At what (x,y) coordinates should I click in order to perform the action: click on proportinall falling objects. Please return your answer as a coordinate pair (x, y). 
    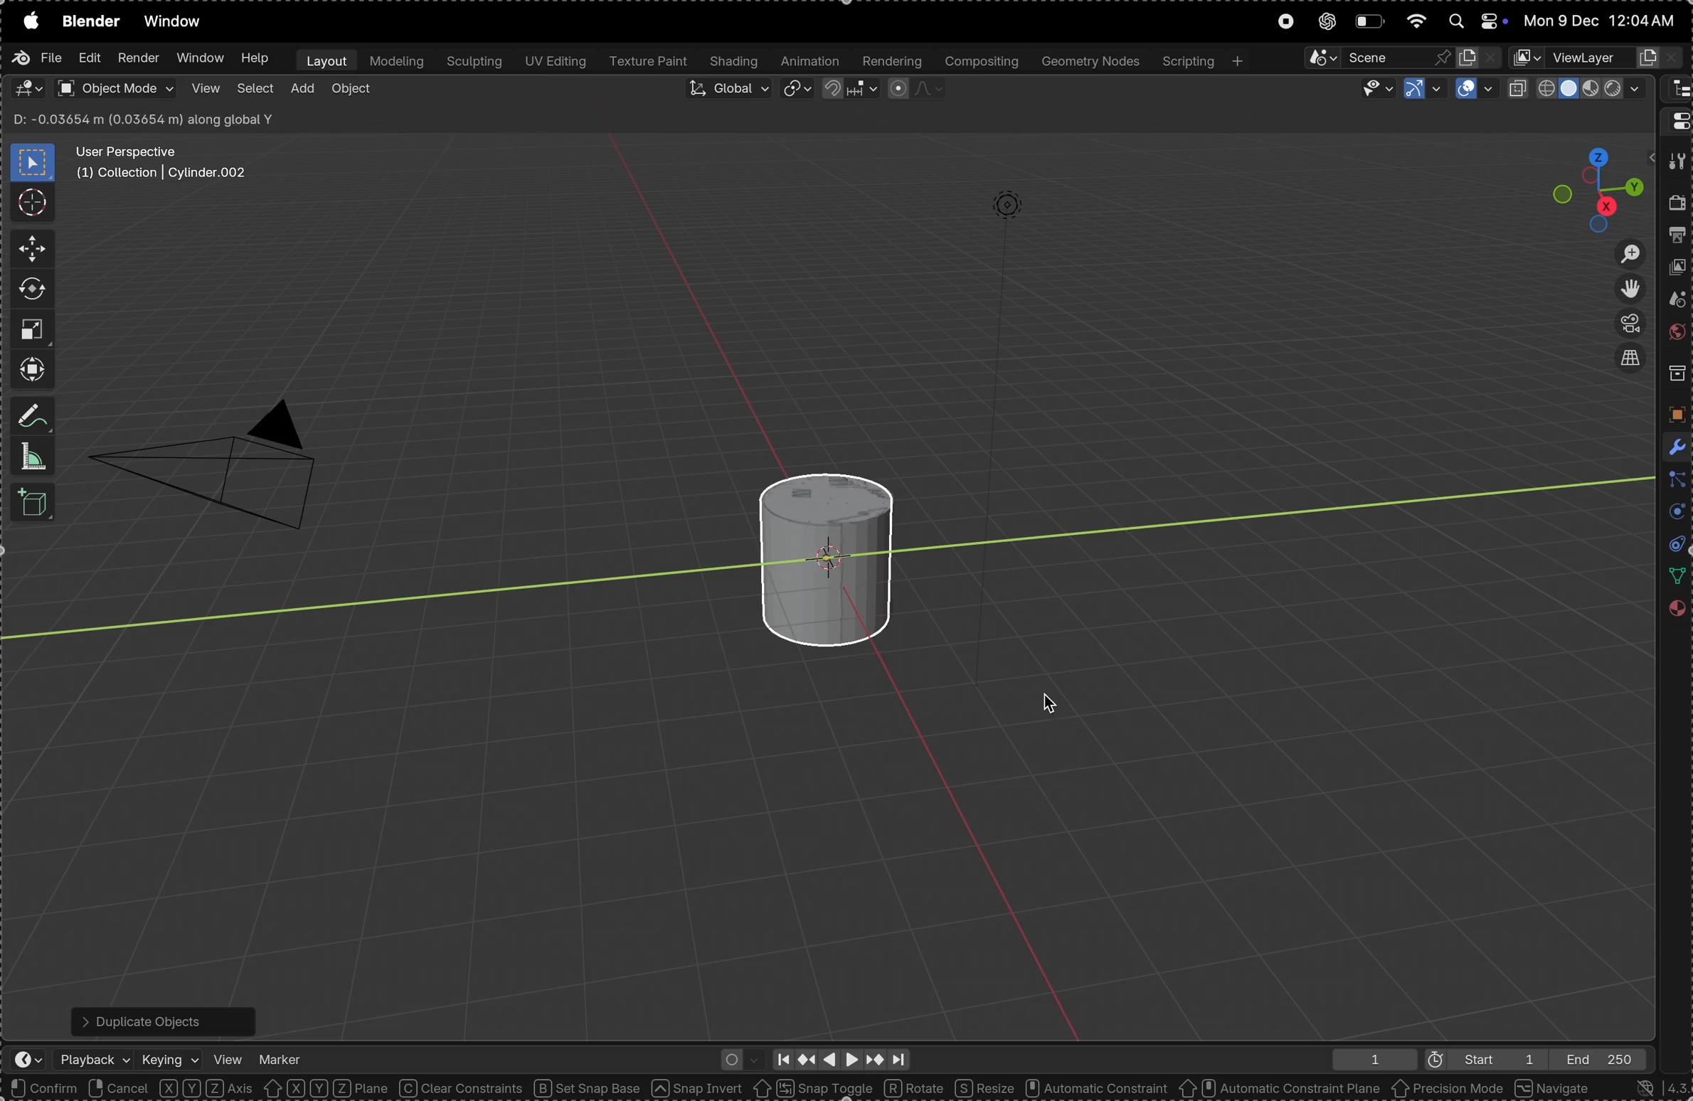
    Looking at the image, I should click on (909, 89).